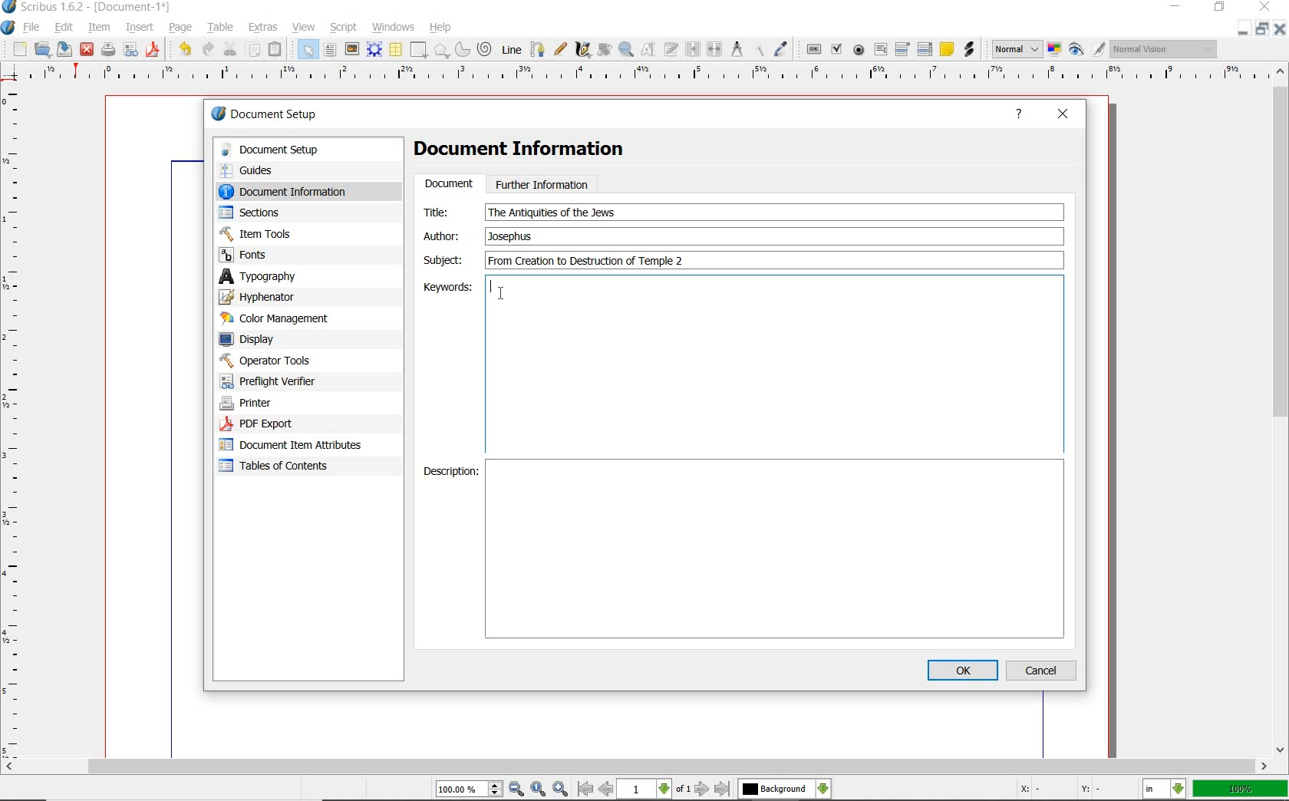 The height and width of the screenshot is (801, 1289). I want to click on Description, so click(777, 549).